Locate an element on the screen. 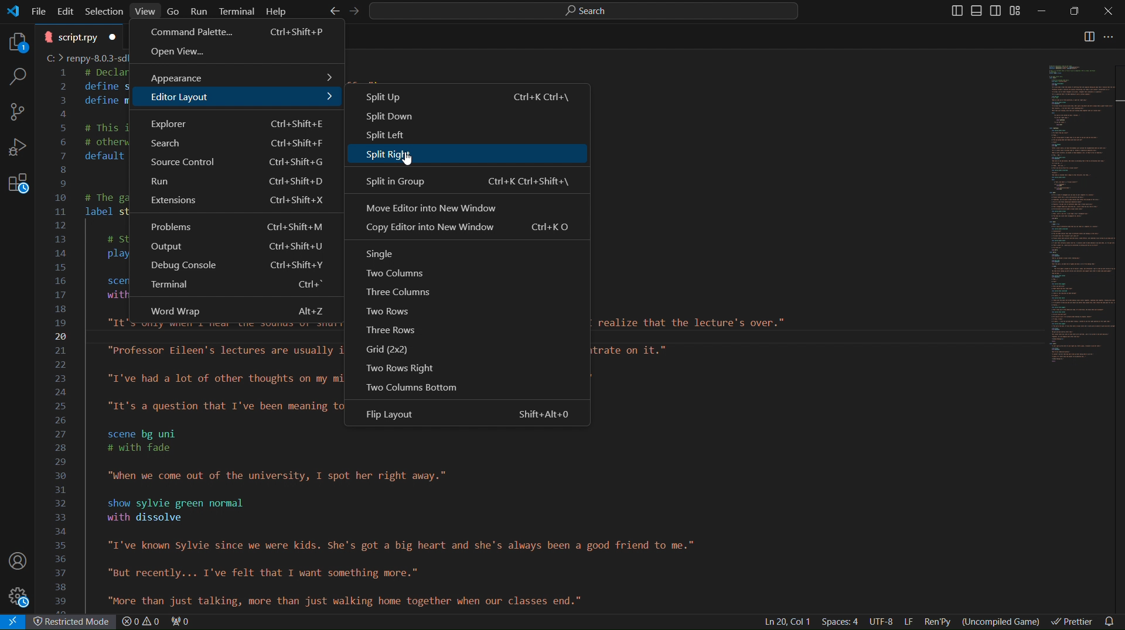 This screenshot has width=1125, height=630. File is located at coordinates (40, 10).